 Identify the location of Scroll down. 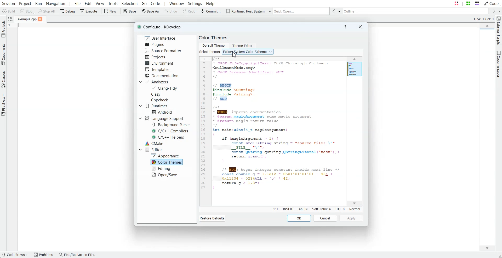
(355, 203).